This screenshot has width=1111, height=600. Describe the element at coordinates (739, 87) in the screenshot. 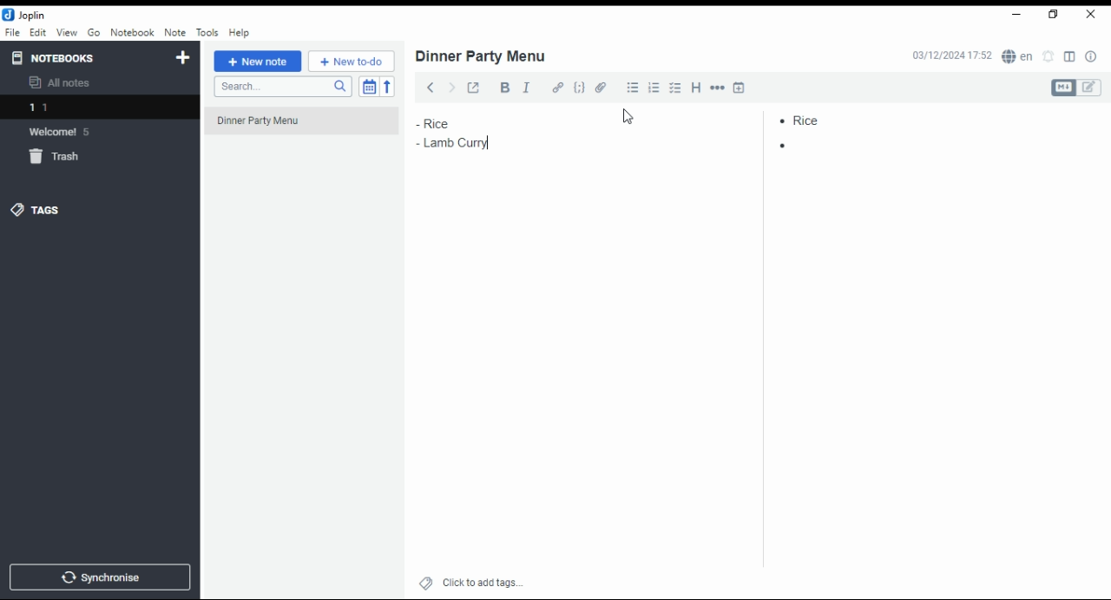

I see `insert time` at that location.